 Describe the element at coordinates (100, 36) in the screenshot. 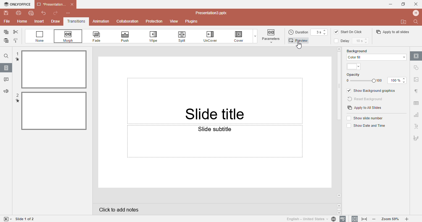

I see `Fade` at that location.